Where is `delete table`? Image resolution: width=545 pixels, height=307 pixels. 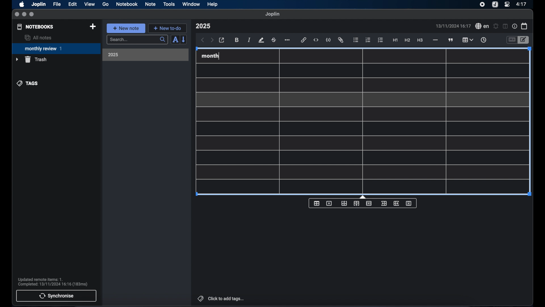
delete table is located at coordinates (329, 204).